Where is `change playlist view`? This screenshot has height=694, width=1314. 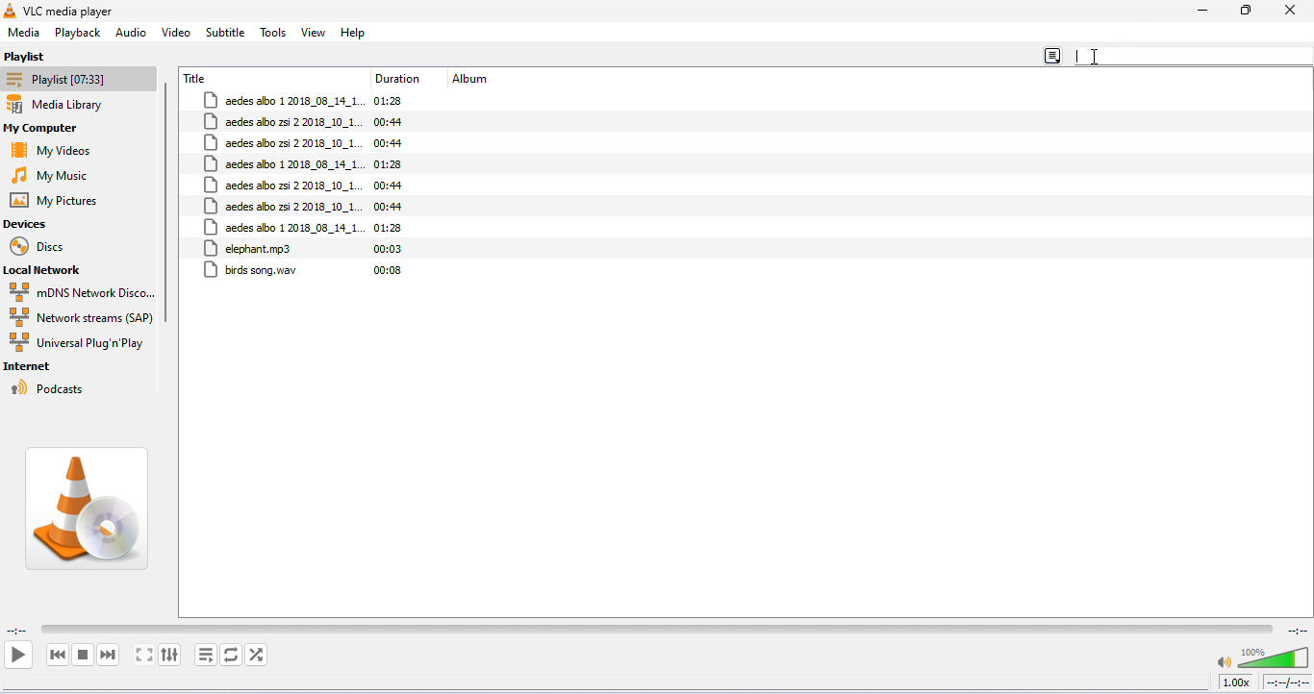
change playlist view is located at coordinates (1053, 53).